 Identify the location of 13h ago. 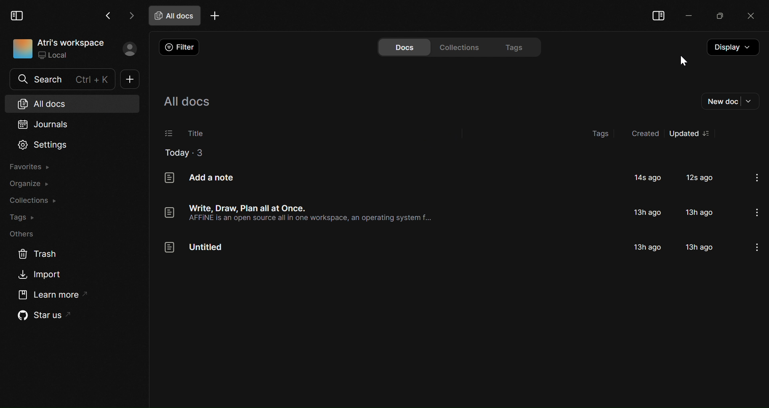
(701, 212).